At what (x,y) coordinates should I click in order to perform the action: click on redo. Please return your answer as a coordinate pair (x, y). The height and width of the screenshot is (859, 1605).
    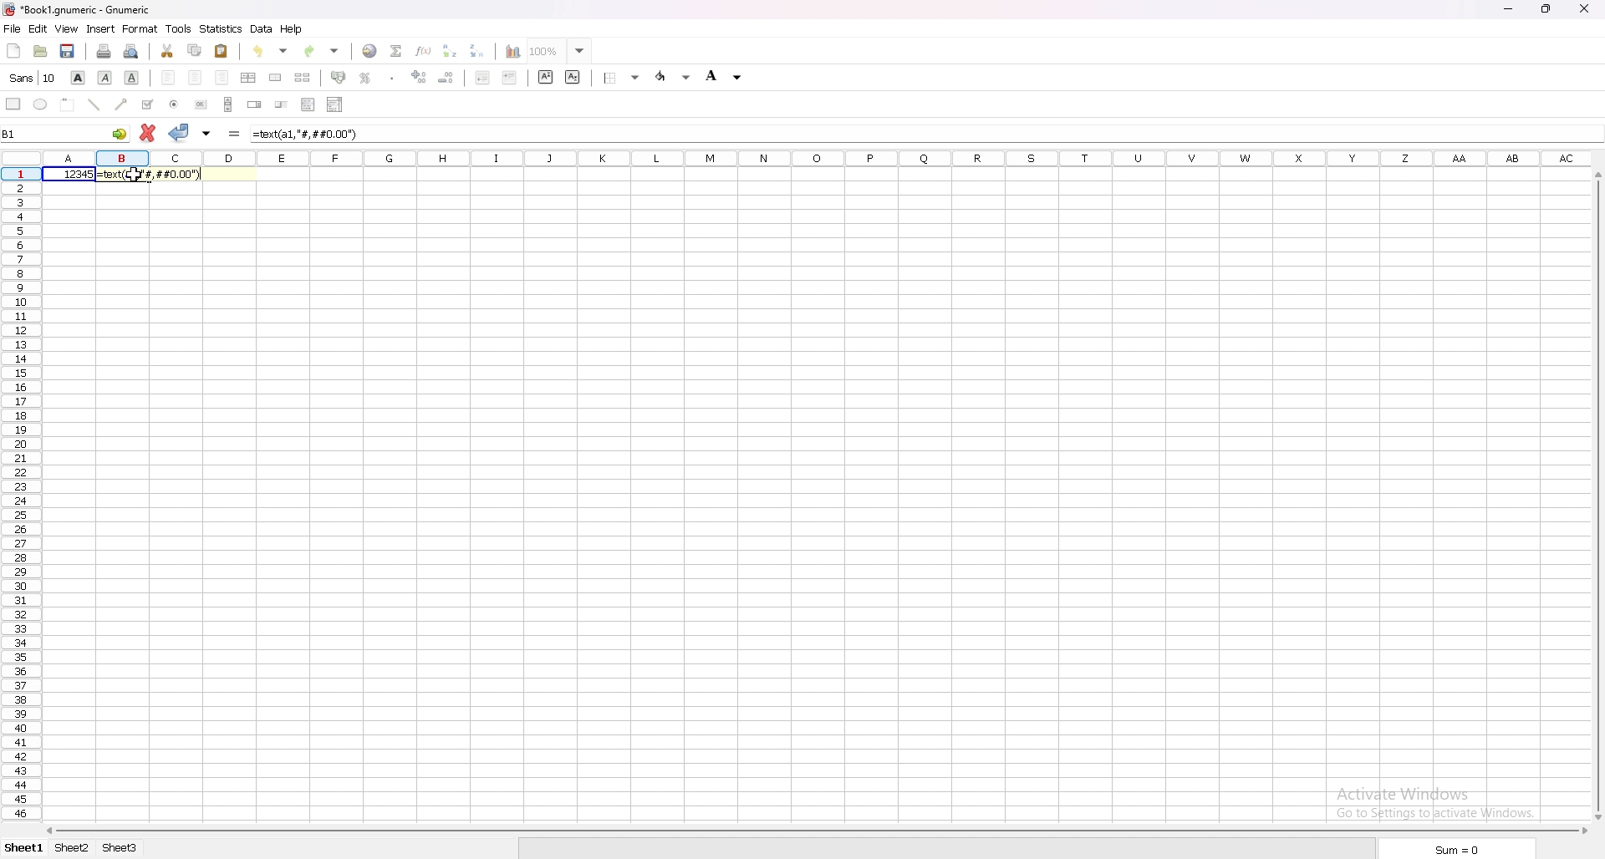
    Looking at the image, I should click on (322, 51).